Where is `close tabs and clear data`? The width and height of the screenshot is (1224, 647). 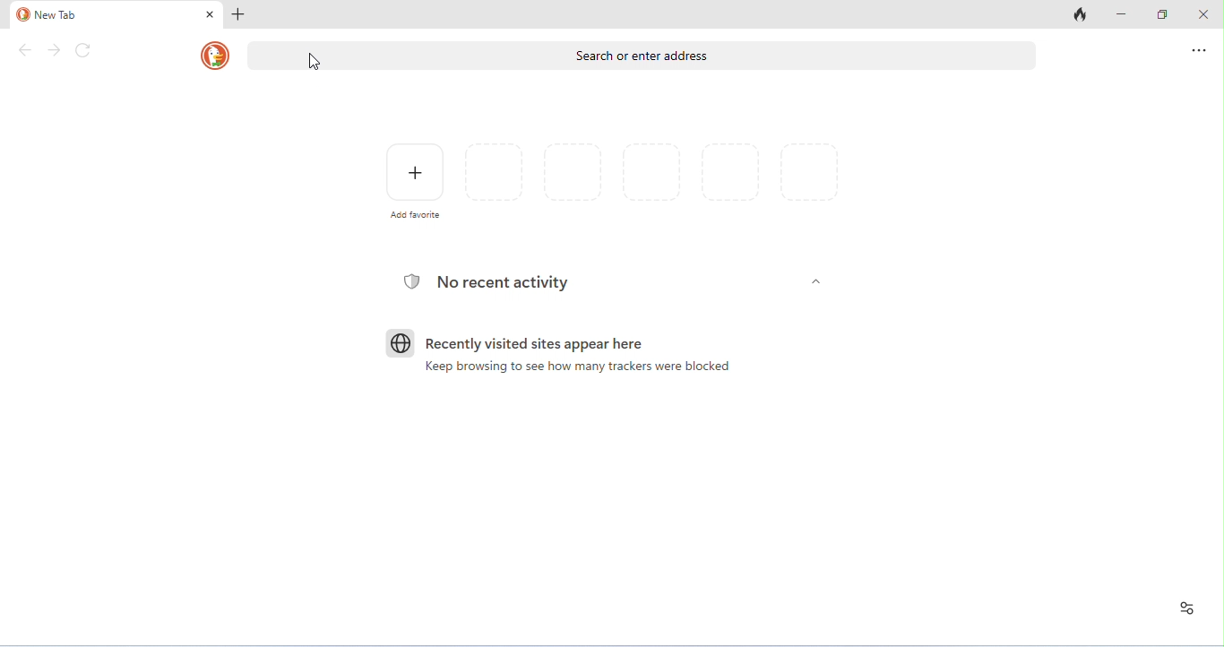
close tabs and clear data is located at coordinates (1081, 13).